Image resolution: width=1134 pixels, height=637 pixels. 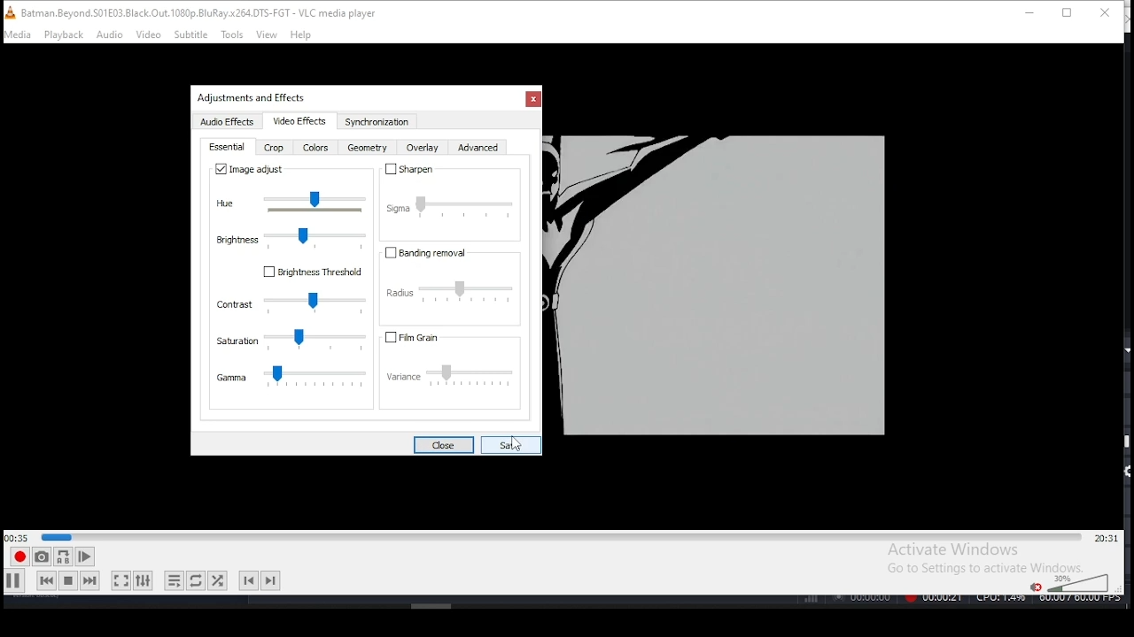 I want to click on close, so click(x=442, y=443).